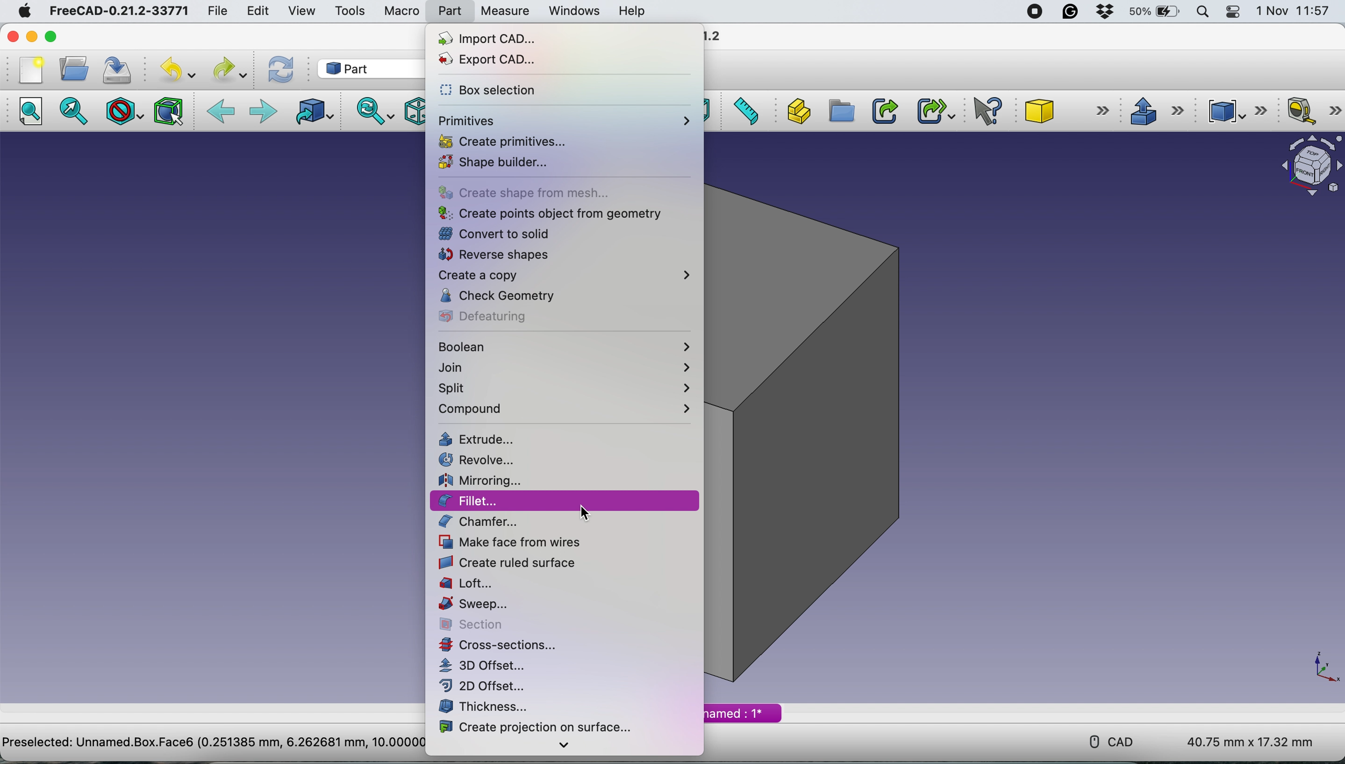 The image size is (1345, 764). What do you see at coordinates (372, 112) in the screenshot?
I see `sync view` at bounding box center [372, 112].